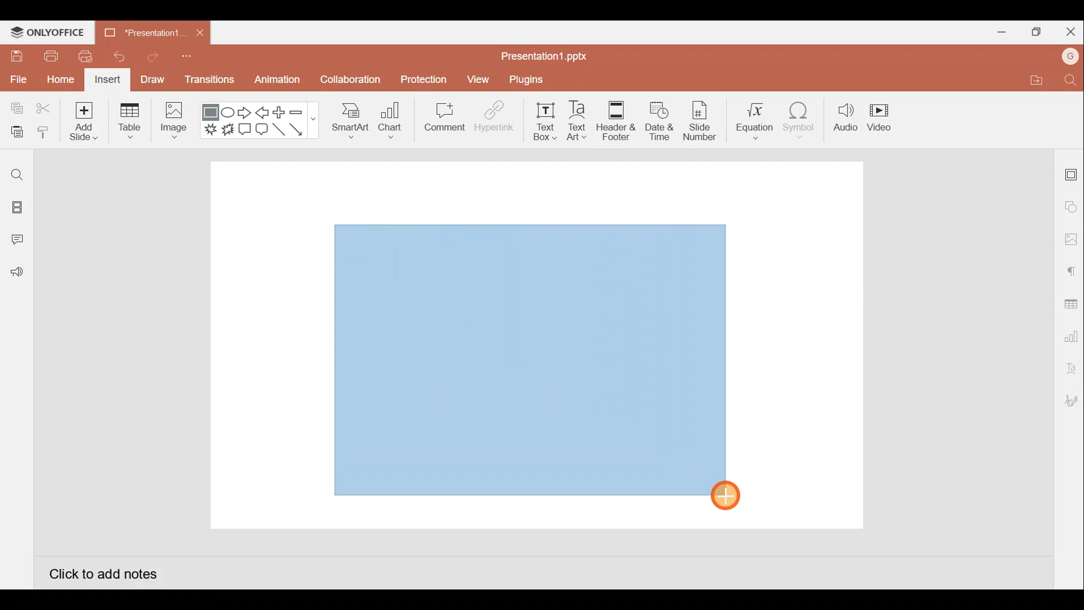 This screenshot has width=1084, height=610. What do you see at coordinates (282, 112) in the screenshot?
I see `Plus` at bounding box center [282, 112].